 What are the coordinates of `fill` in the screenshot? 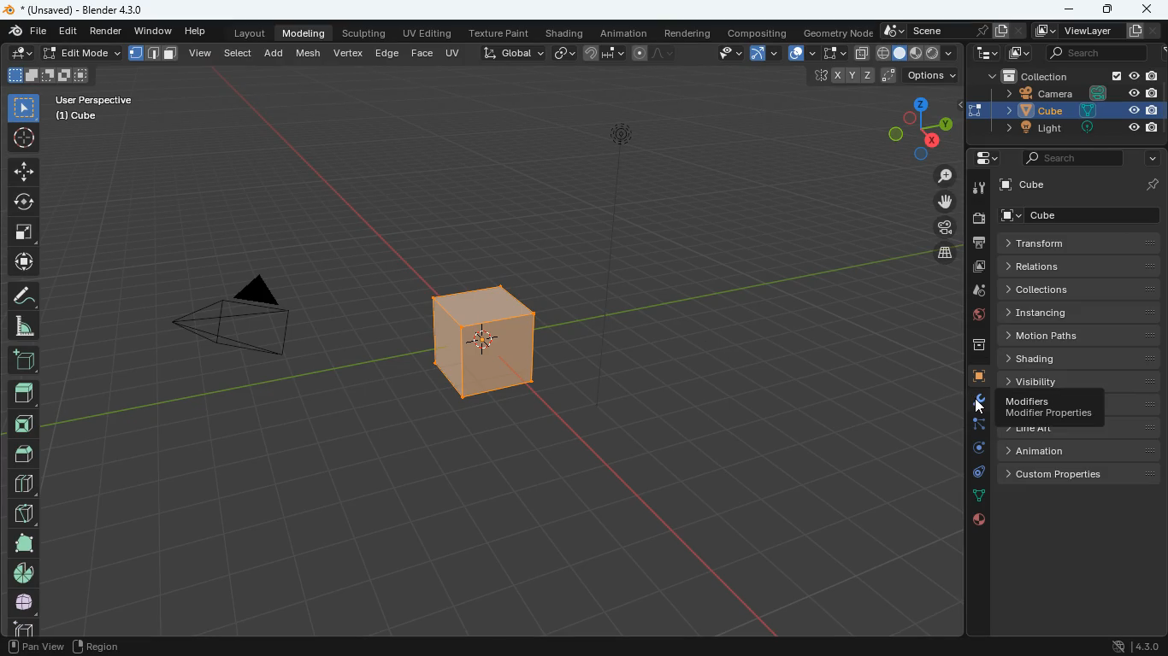 It's located at (917, 52).